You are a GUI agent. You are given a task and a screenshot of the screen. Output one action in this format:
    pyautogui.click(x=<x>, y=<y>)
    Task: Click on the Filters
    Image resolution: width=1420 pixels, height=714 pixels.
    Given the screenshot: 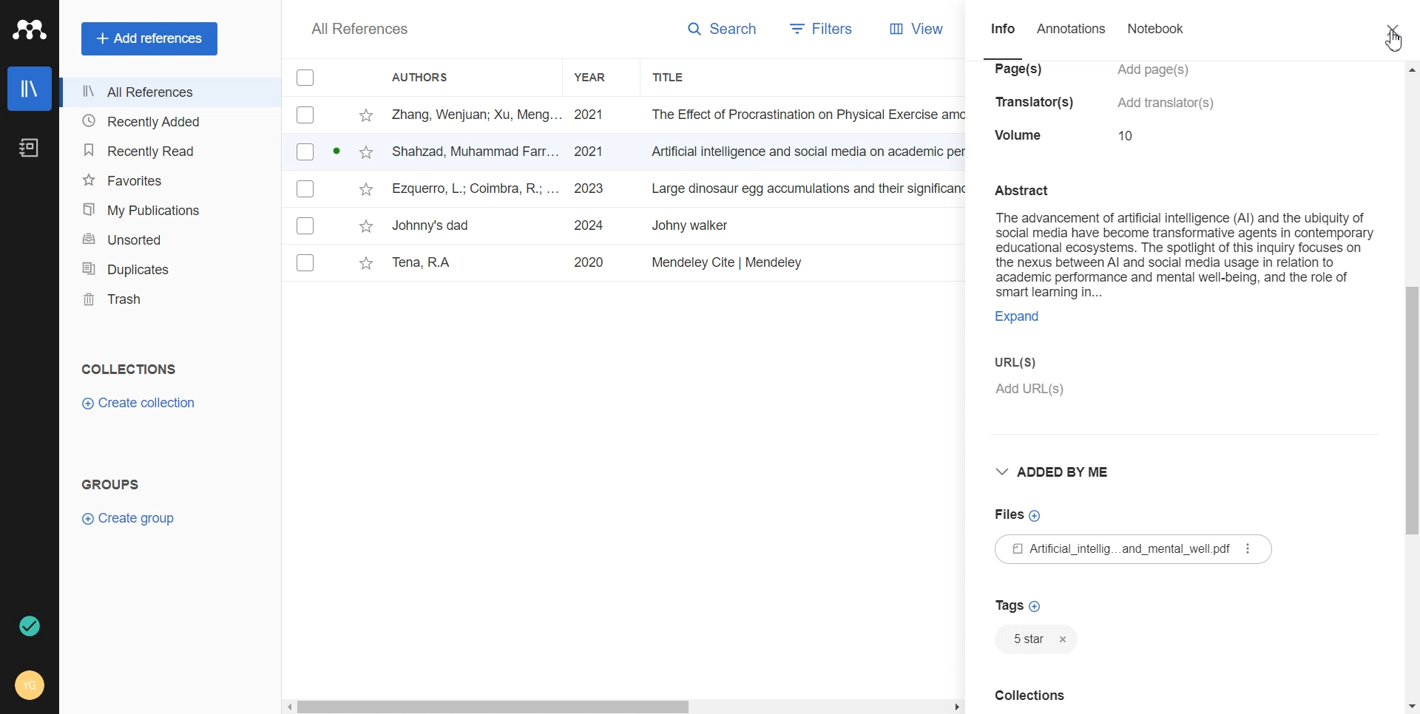 What is the action you would take?
    pyautogui.click(x=816, y=30)
    